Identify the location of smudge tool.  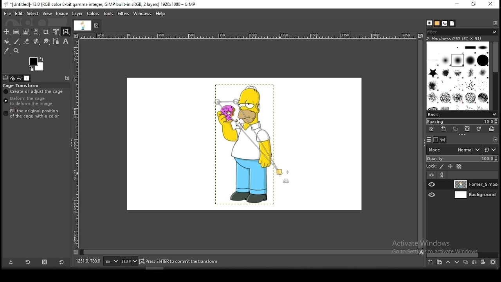
(46, 41).